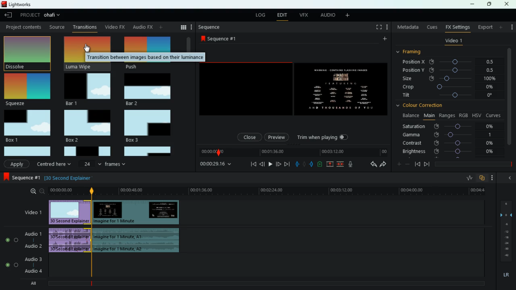 Image resolution: width=516 pixels, height=290 pixels. I want to click on more, so click(161, 27).